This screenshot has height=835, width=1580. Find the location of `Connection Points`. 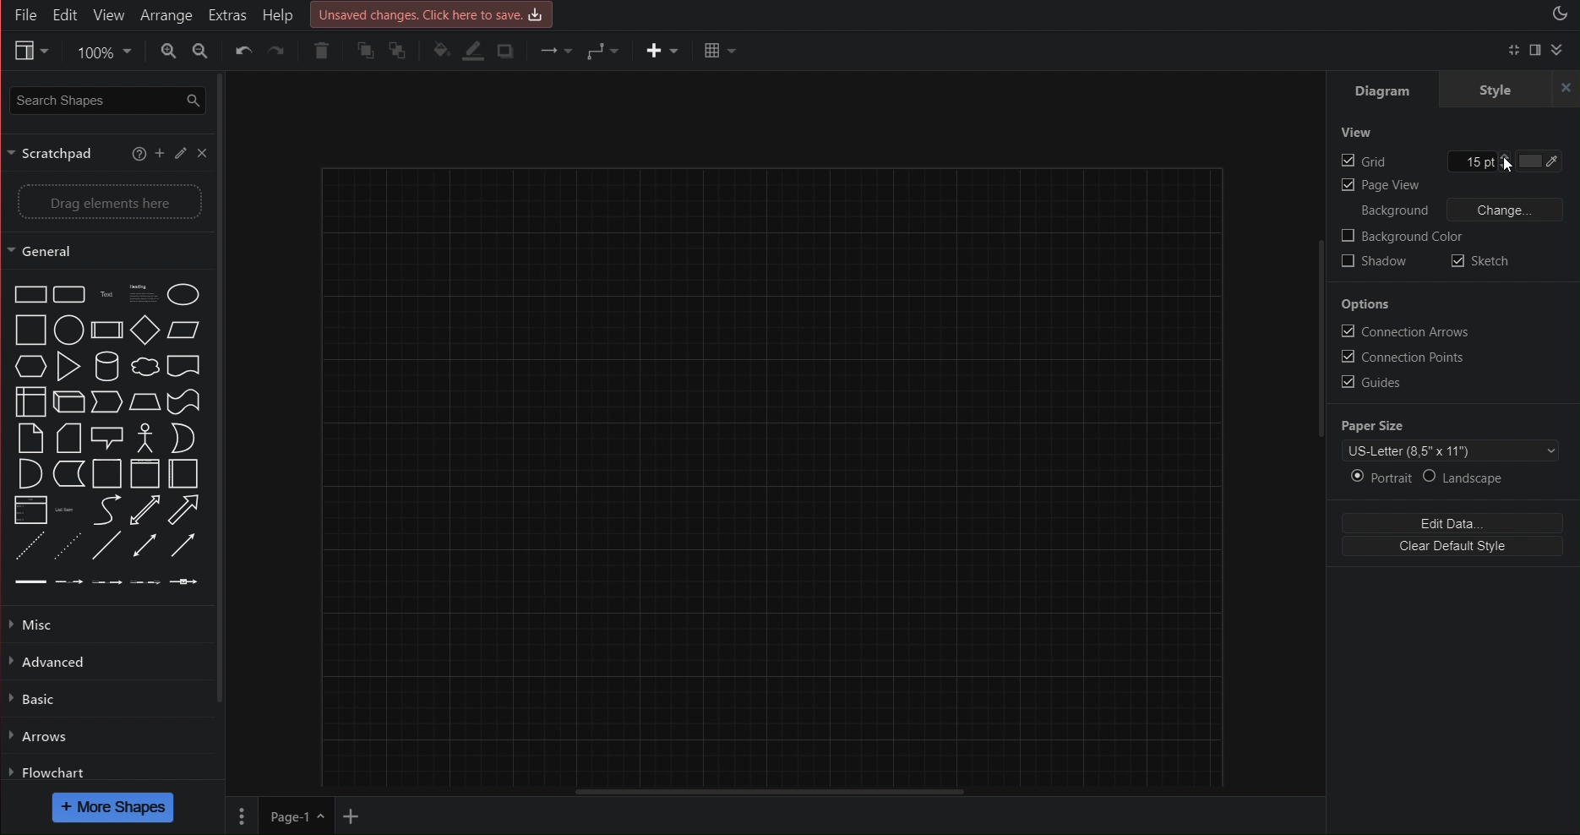

Connection Points is located at coordinates (1400, 356).